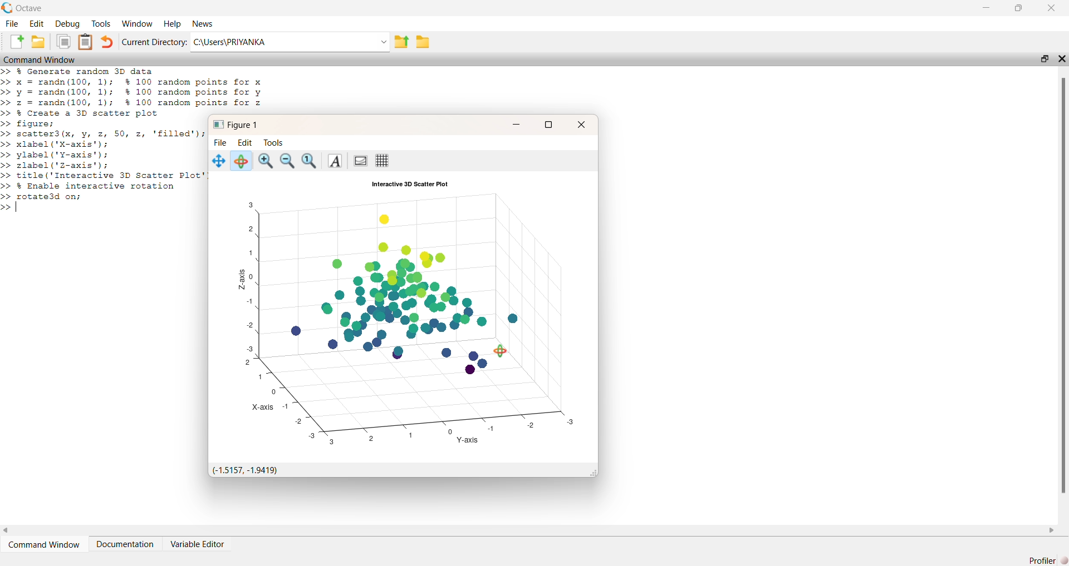 The width and height of the screenshot is (1069, 566). Describe the element at coordinates (173, 24) in the screenshot. I see `Help` at that location.